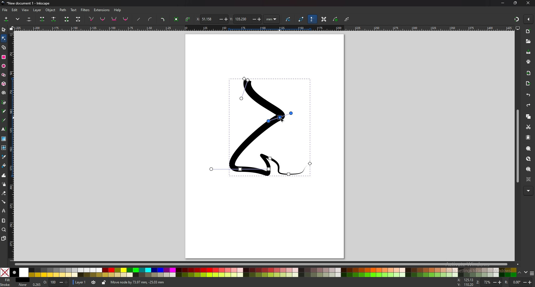 The height and width of the screenshot is (287, 535). Describe the element at coordinates (92, 19) in the screenshot. I see `corner` at that location.